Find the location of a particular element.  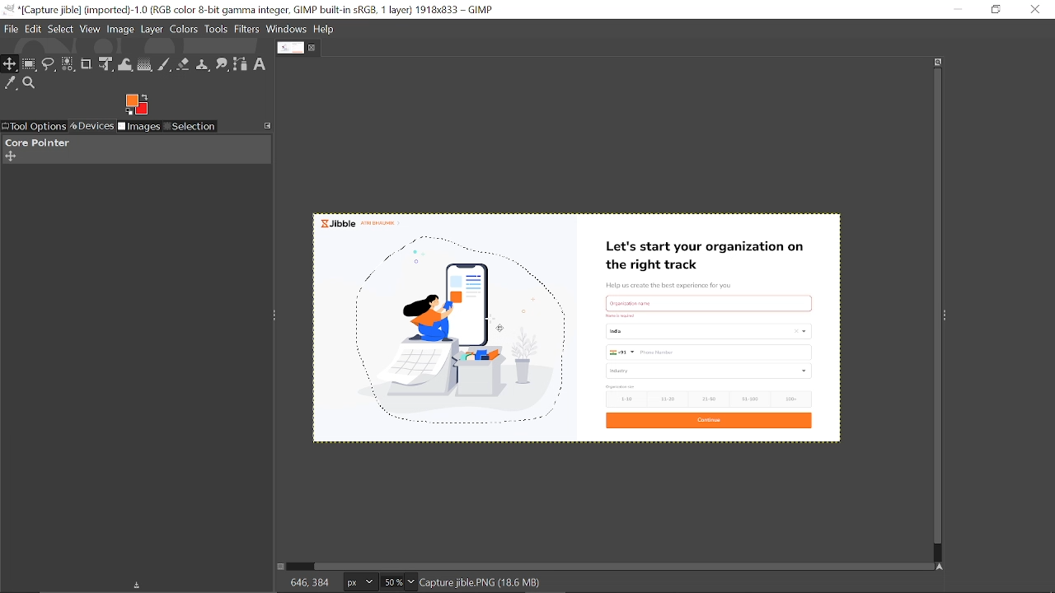

Select is located at coordinates (62, 30).